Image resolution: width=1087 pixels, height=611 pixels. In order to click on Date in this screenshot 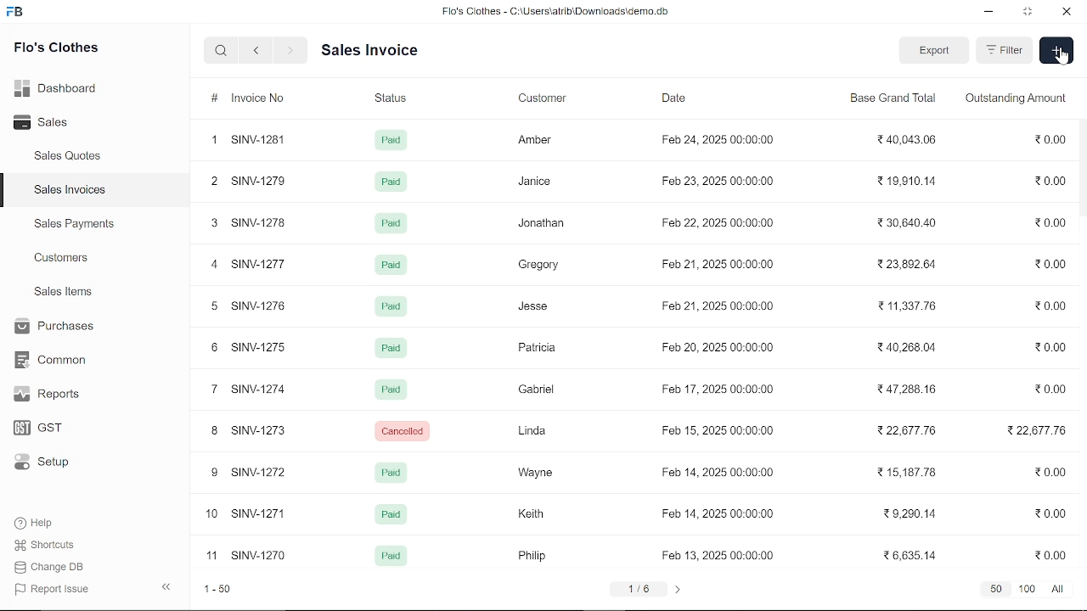, I will do `click(676, 98)`.